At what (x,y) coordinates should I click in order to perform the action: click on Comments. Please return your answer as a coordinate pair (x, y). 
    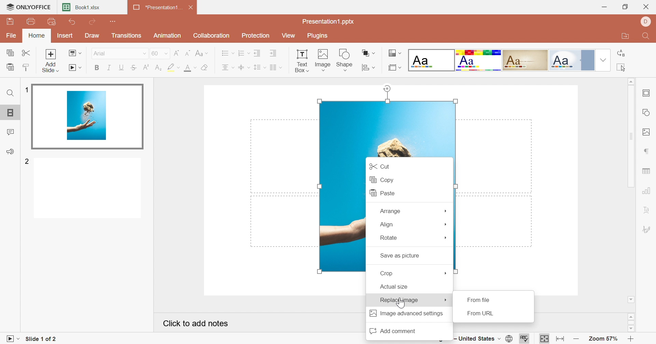
    Looking at the image, I should click on (10, 131).